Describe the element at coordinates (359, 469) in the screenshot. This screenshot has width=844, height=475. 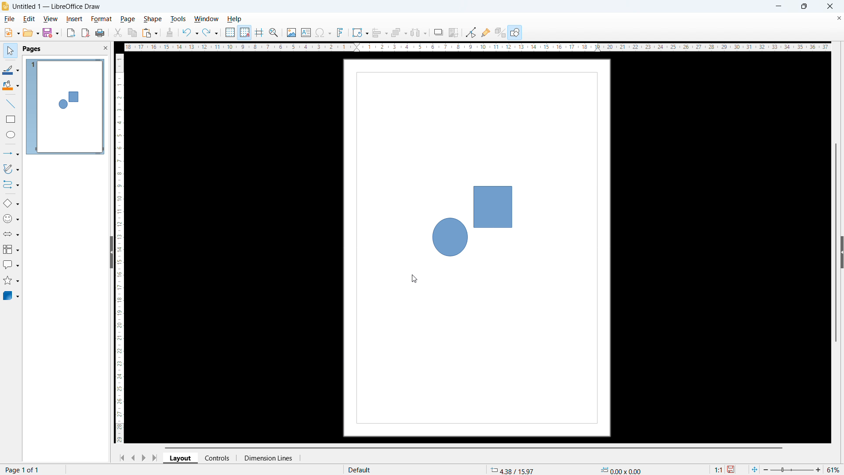
I see `default page display` at that location.